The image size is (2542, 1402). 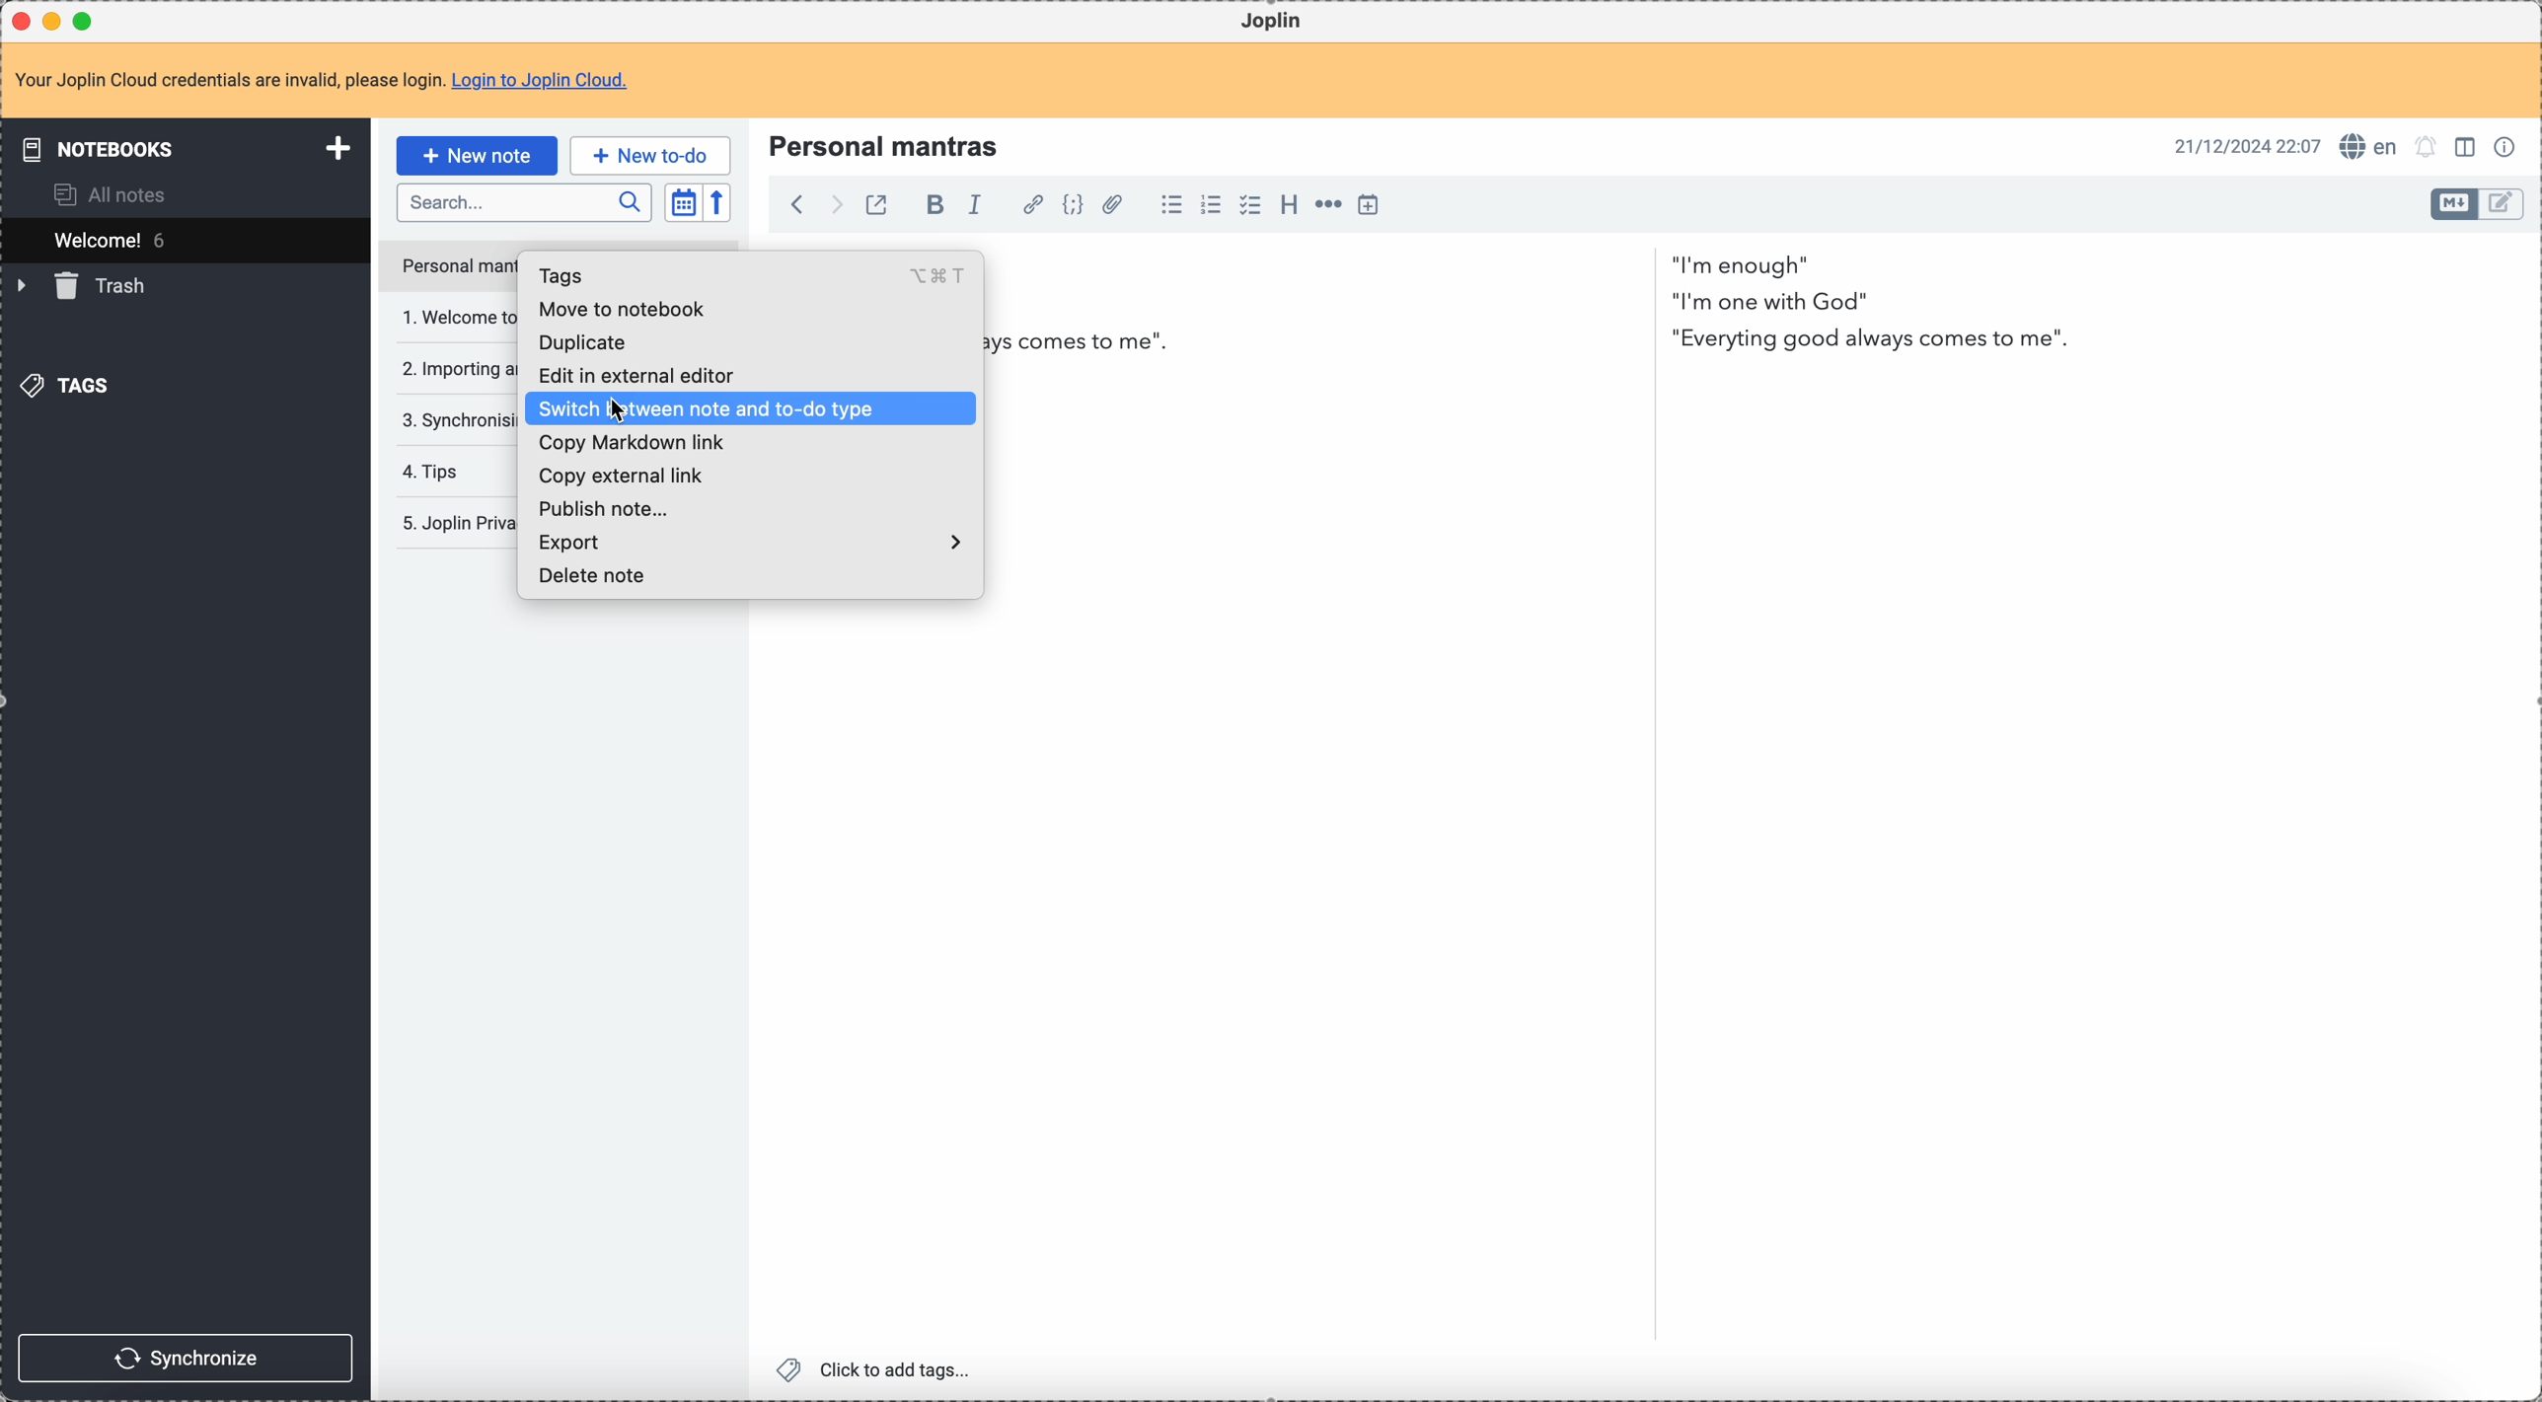 I want to click on new to-do, so click(x=648, y=151).